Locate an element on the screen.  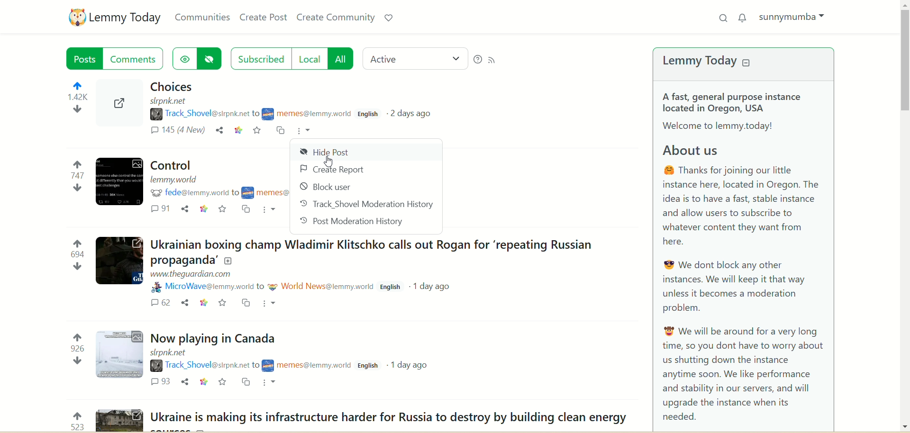
create post is located at coordinates (265, 18).